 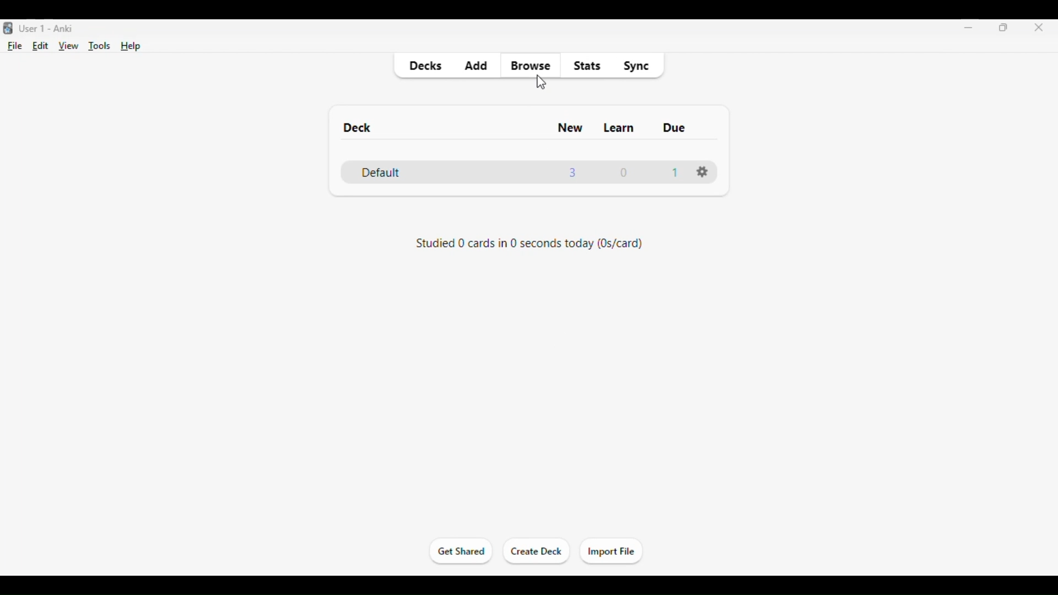 What do you see at coordinates (41, 46) in the screenshot?
I see `edit` at bounding box center [41, 46].